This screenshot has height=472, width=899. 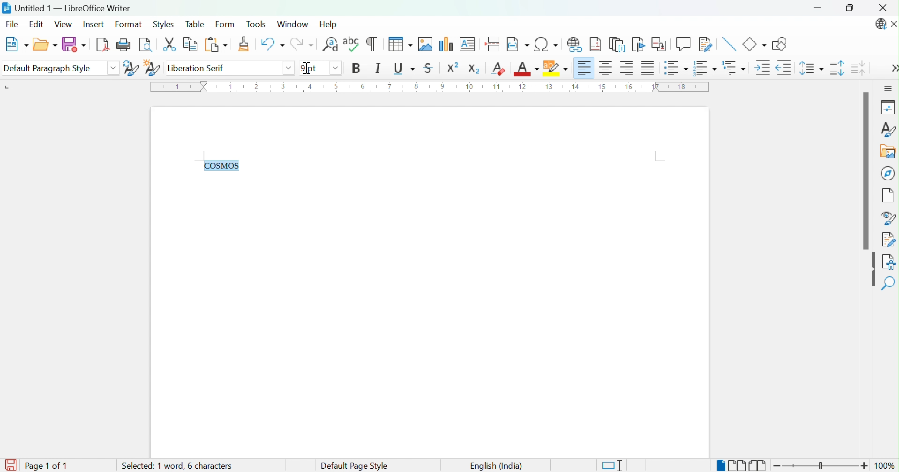 What do you see at coordinates (780, 467) in the screenshot?
I see `Zoom out` at bounding box center [780, 467].